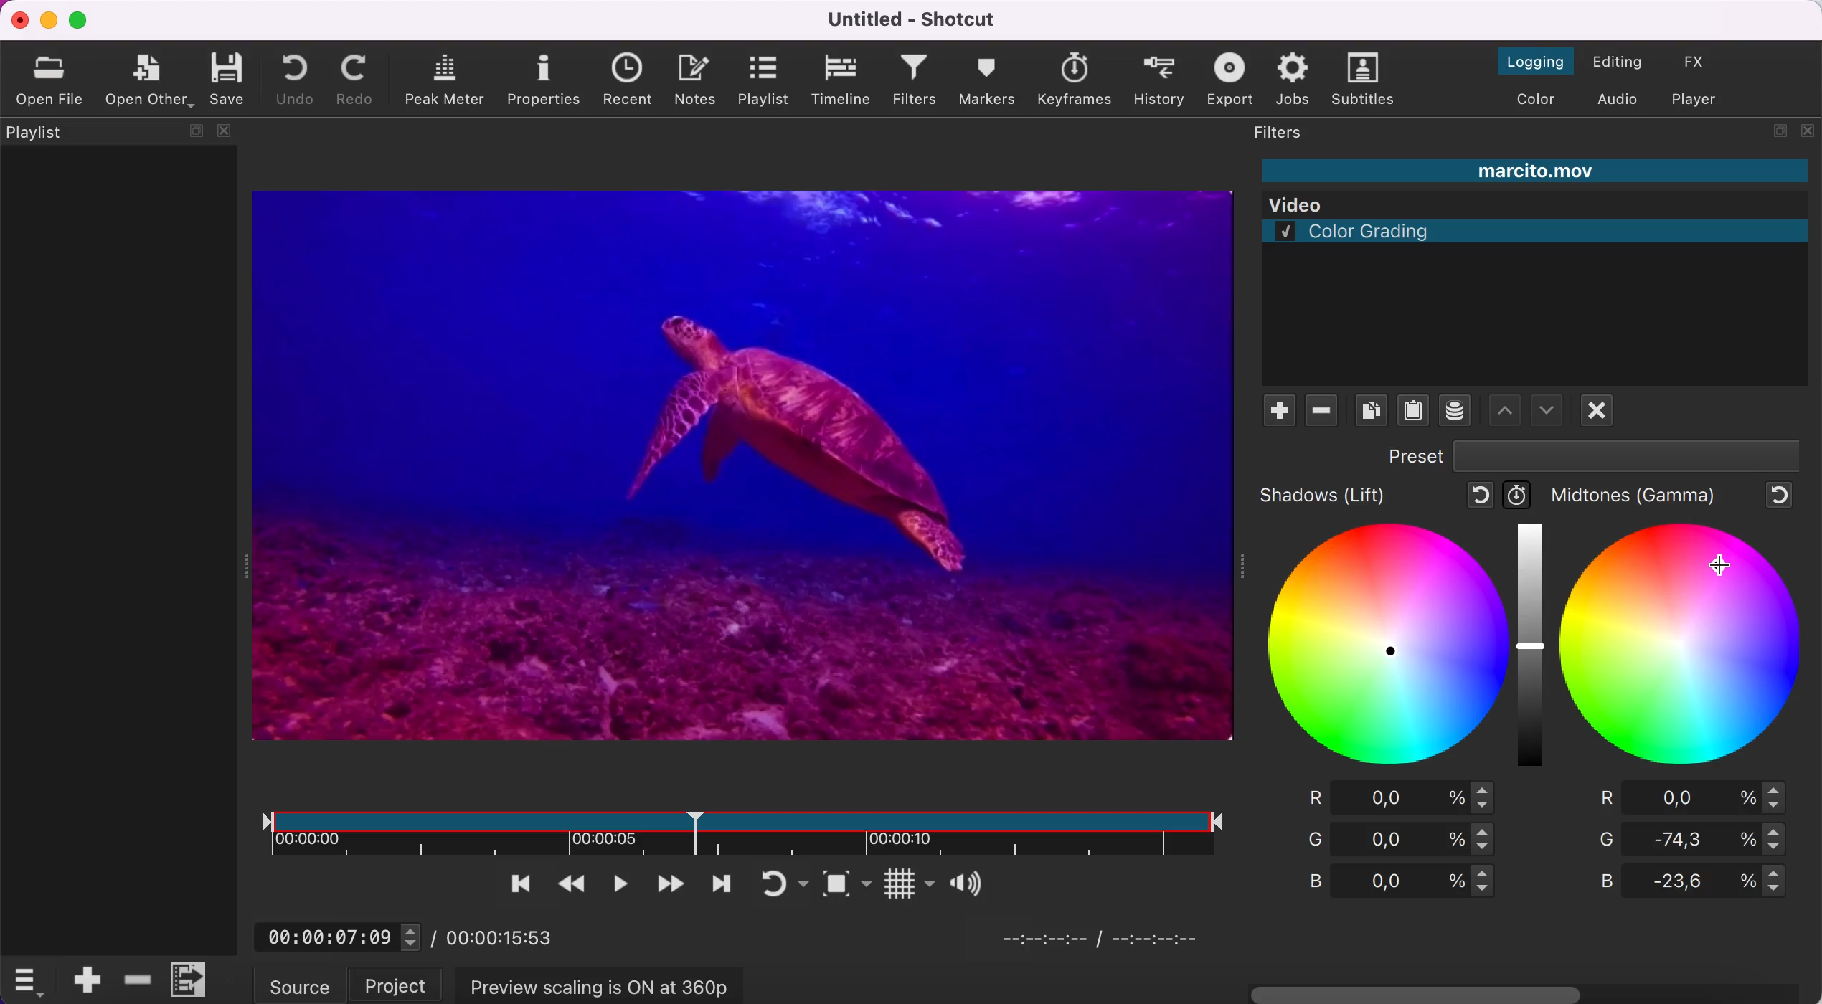 This screenshot has height=1004, width=1822. What do you see at coordinates (18, 19) in the screenshot?
I see `close` at bounding box center [18, 19].